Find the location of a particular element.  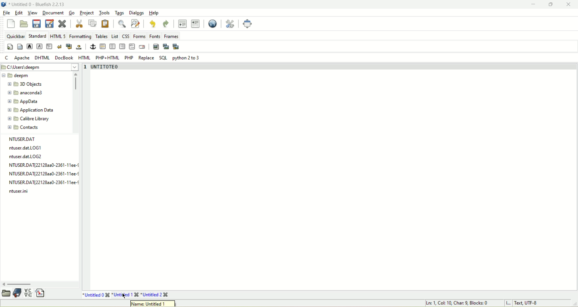

paragraph  is located at coordinates (48, 46).